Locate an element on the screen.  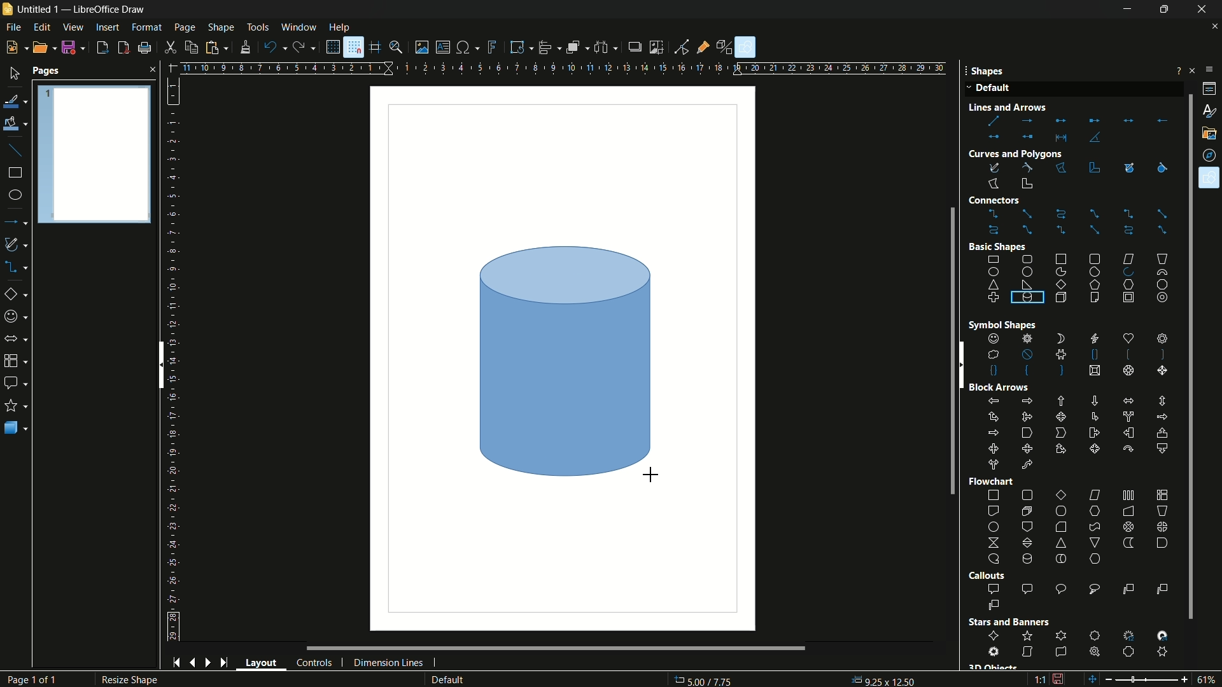
insert special characters is located at coordinates (467, 48).